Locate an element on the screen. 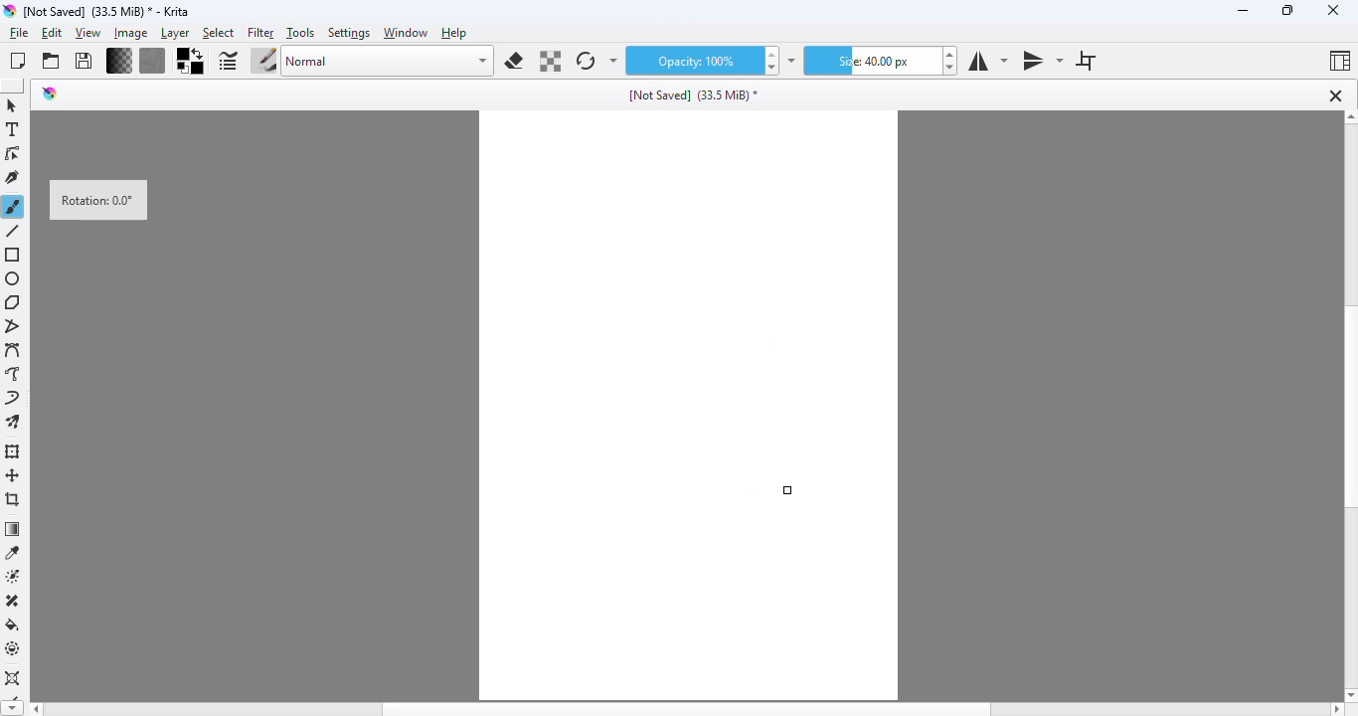 The height and width of the screenshot is (716, 1358). move a layer is located at coordinates (13, 476).